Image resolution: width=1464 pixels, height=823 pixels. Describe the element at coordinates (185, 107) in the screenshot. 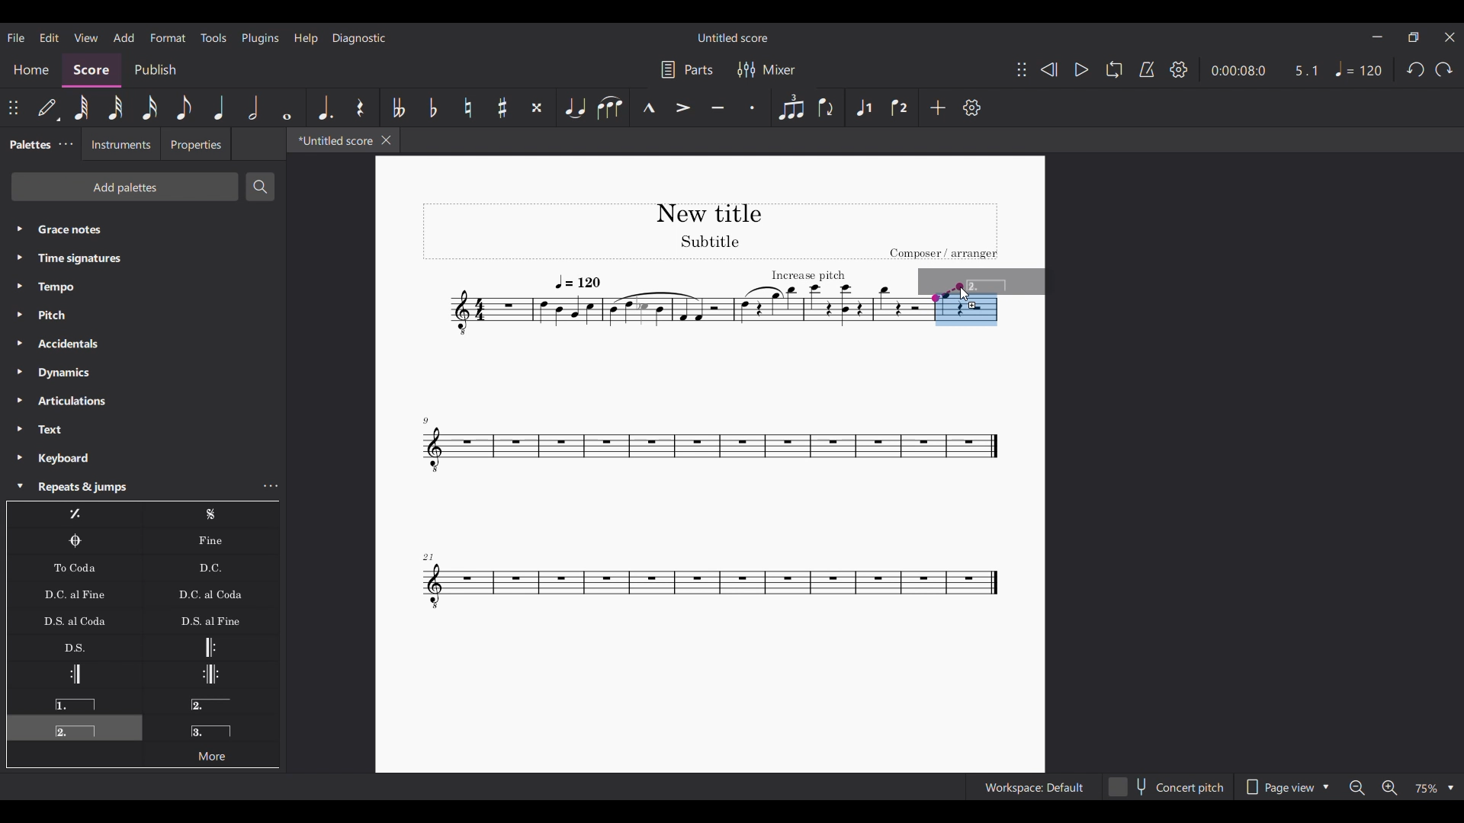

I see `8th note` at that location.